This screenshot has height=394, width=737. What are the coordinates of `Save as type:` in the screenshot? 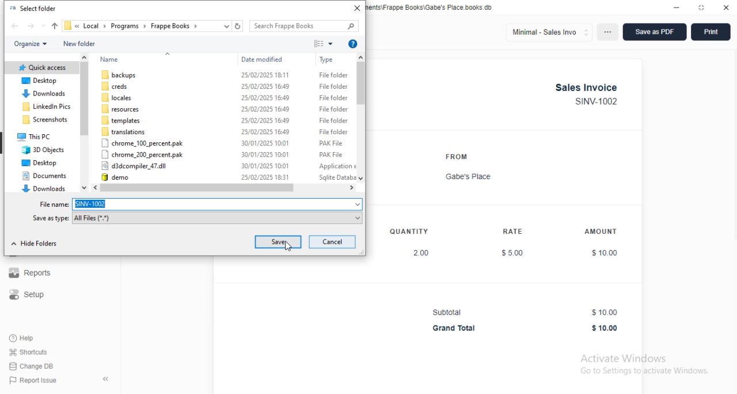 It's located at (51, 218).